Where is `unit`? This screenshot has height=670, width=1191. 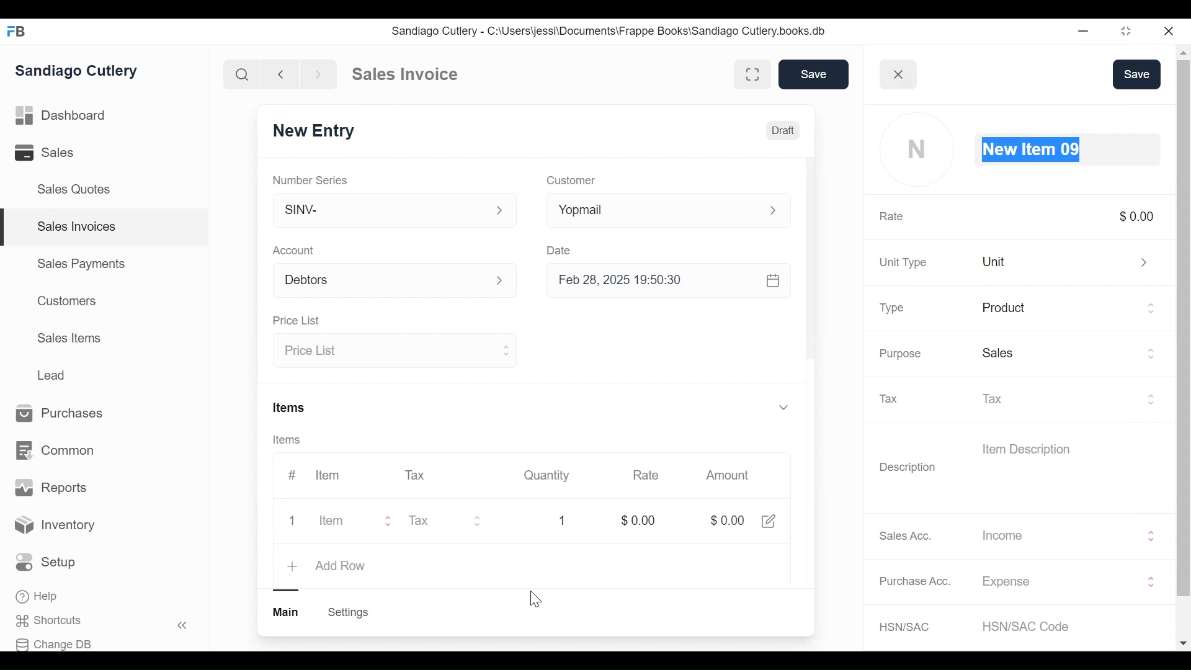 unit is located at coordinates (1069, 261).